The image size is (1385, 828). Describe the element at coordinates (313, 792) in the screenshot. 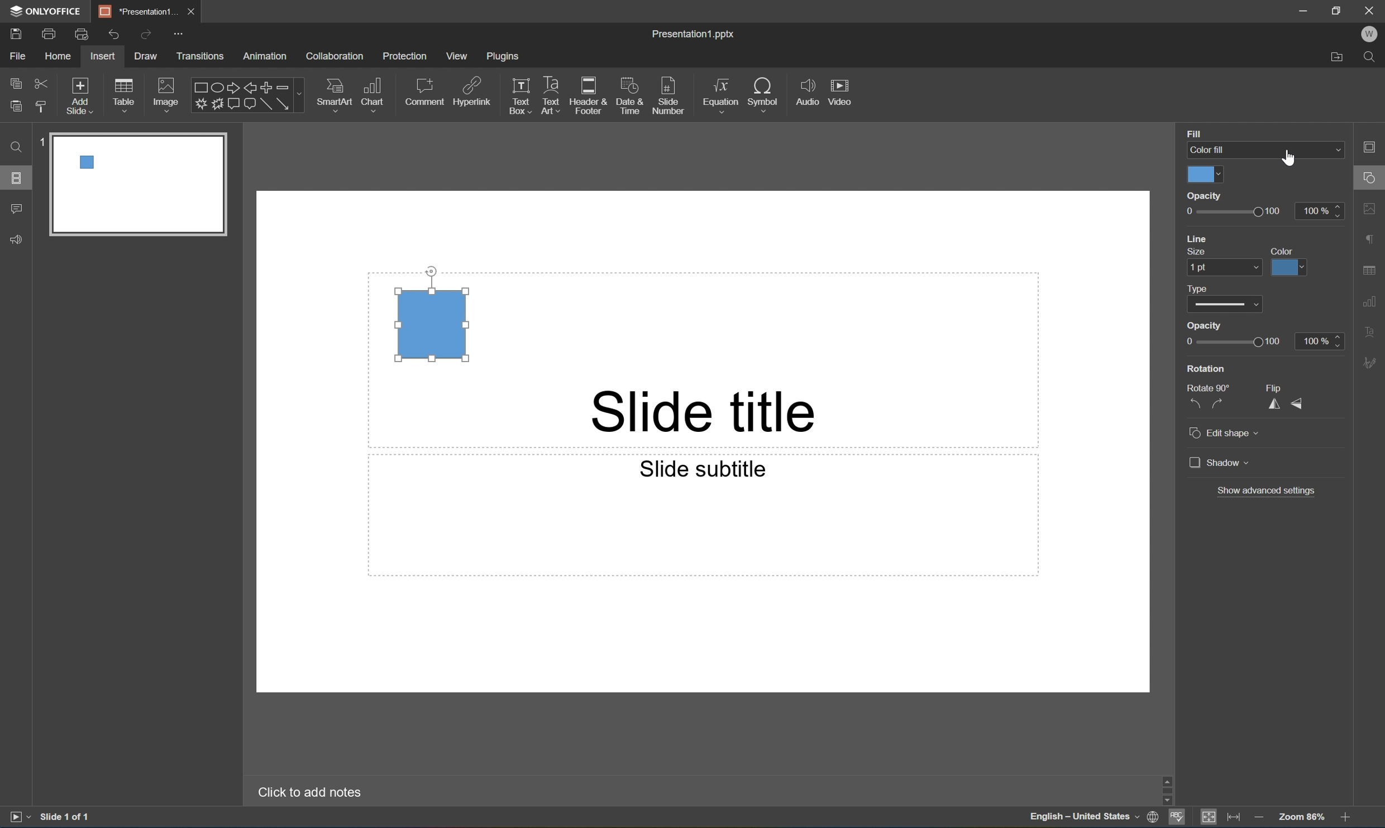

I see `Click to add notes` at that location.